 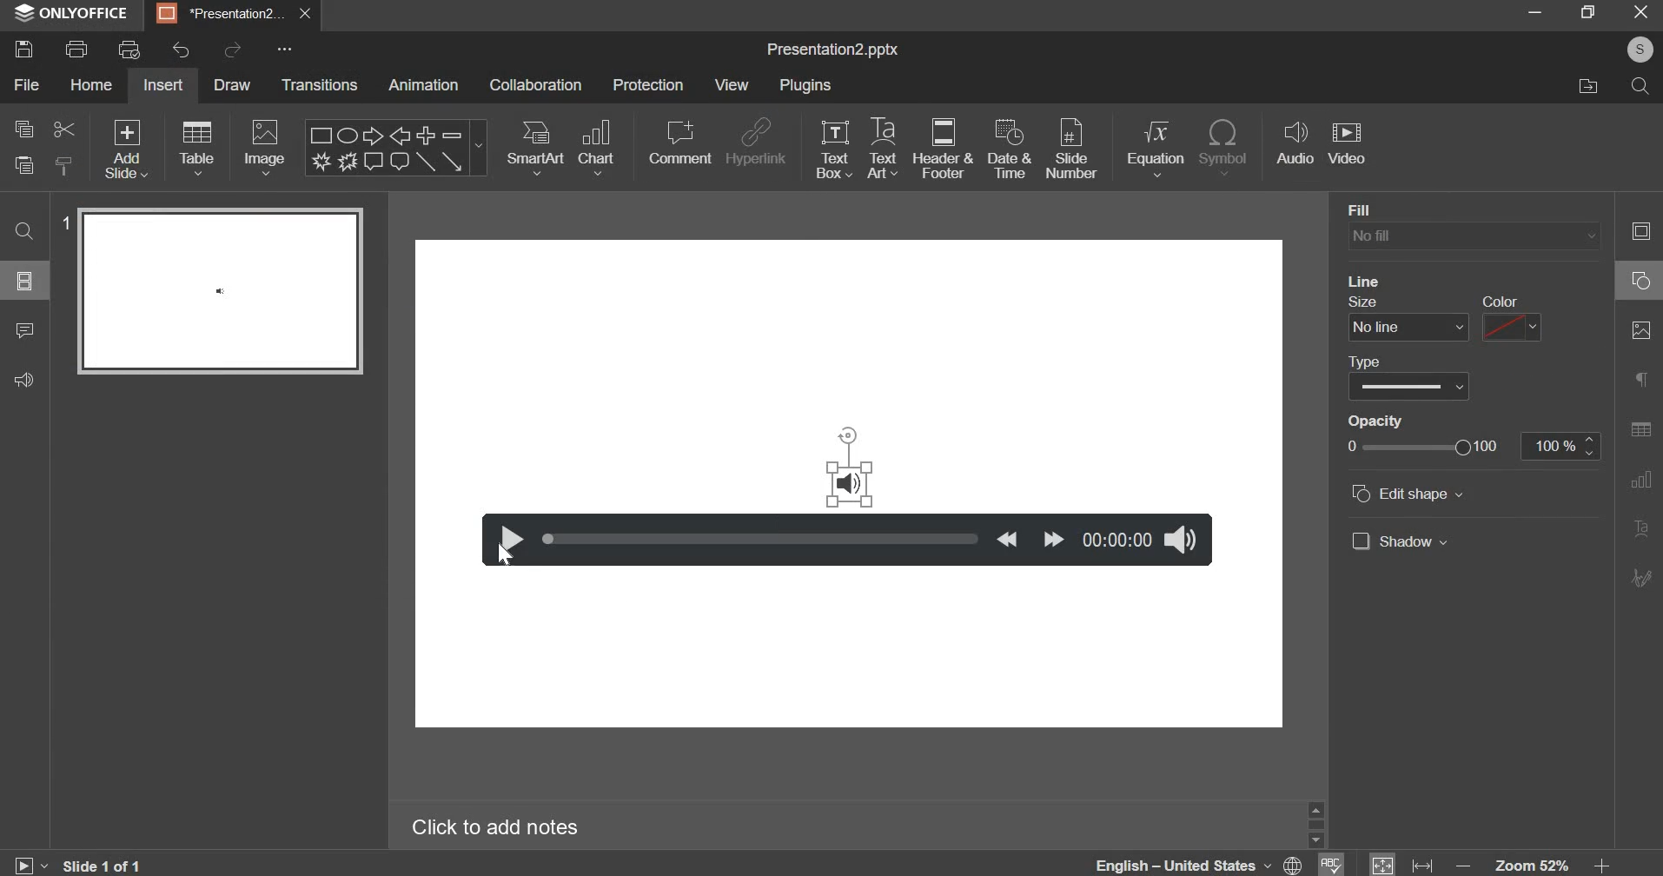 What do you see at coordinates (1296, 145) in the screenshot?
I see `insert audio` at bounding box center [1296, 145].